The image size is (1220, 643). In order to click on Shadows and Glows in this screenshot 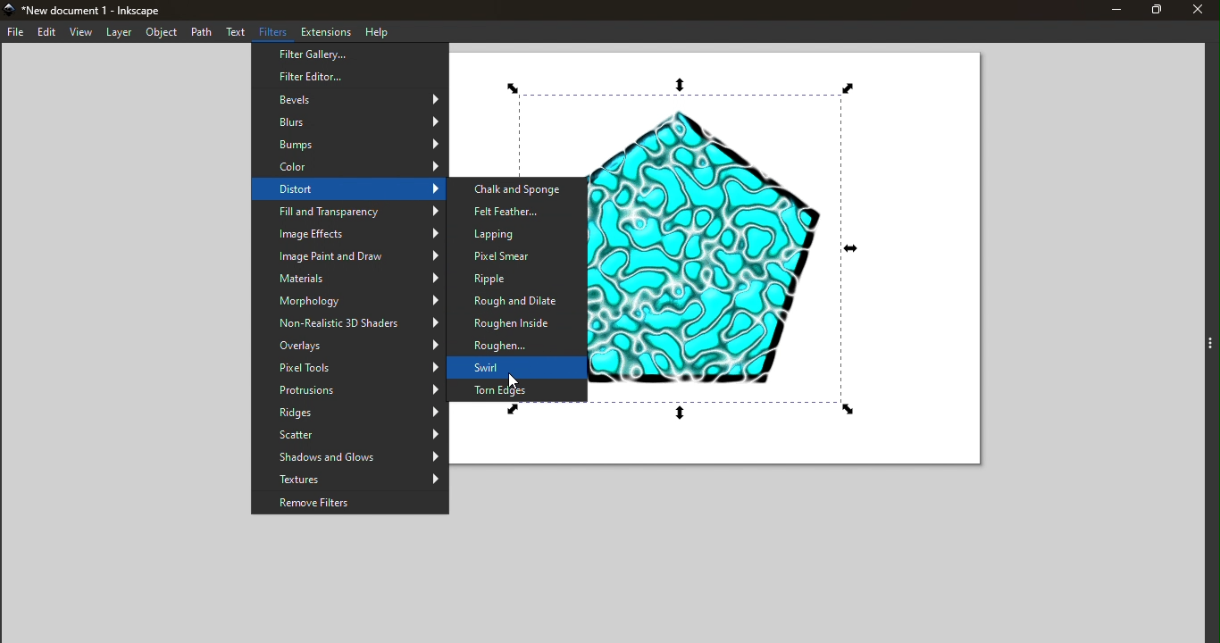, I will do `click(351, 456)`.